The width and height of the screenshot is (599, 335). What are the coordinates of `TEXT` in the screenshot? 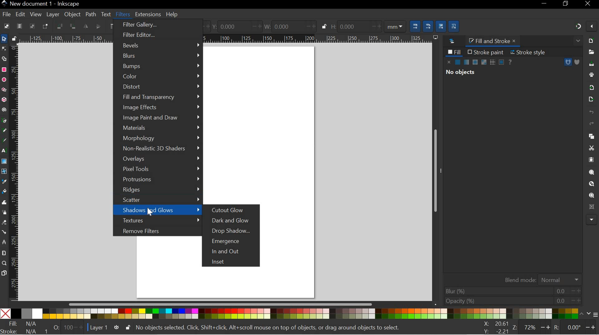 It's located at (106, 14).